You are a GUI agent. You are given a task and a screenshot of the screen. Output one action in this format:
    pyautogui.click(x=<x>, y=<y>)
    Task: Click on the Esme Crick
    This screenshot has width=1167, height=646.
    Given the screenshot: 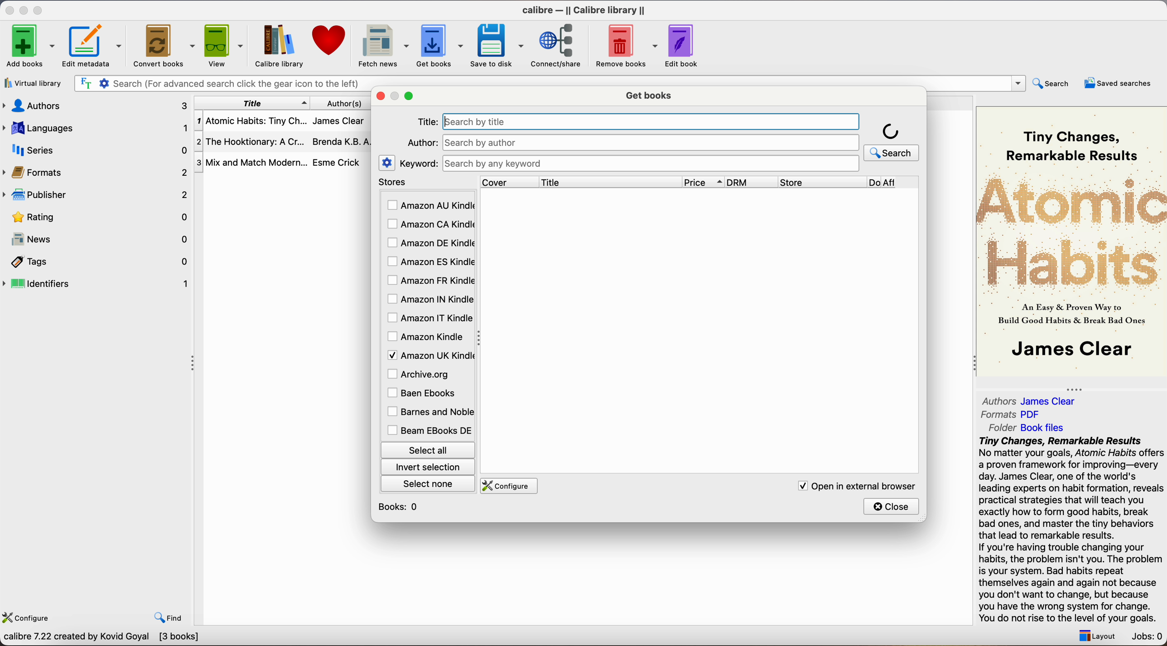 What is the action you would take?
    pyautogui.click(x=337, y=162)
    